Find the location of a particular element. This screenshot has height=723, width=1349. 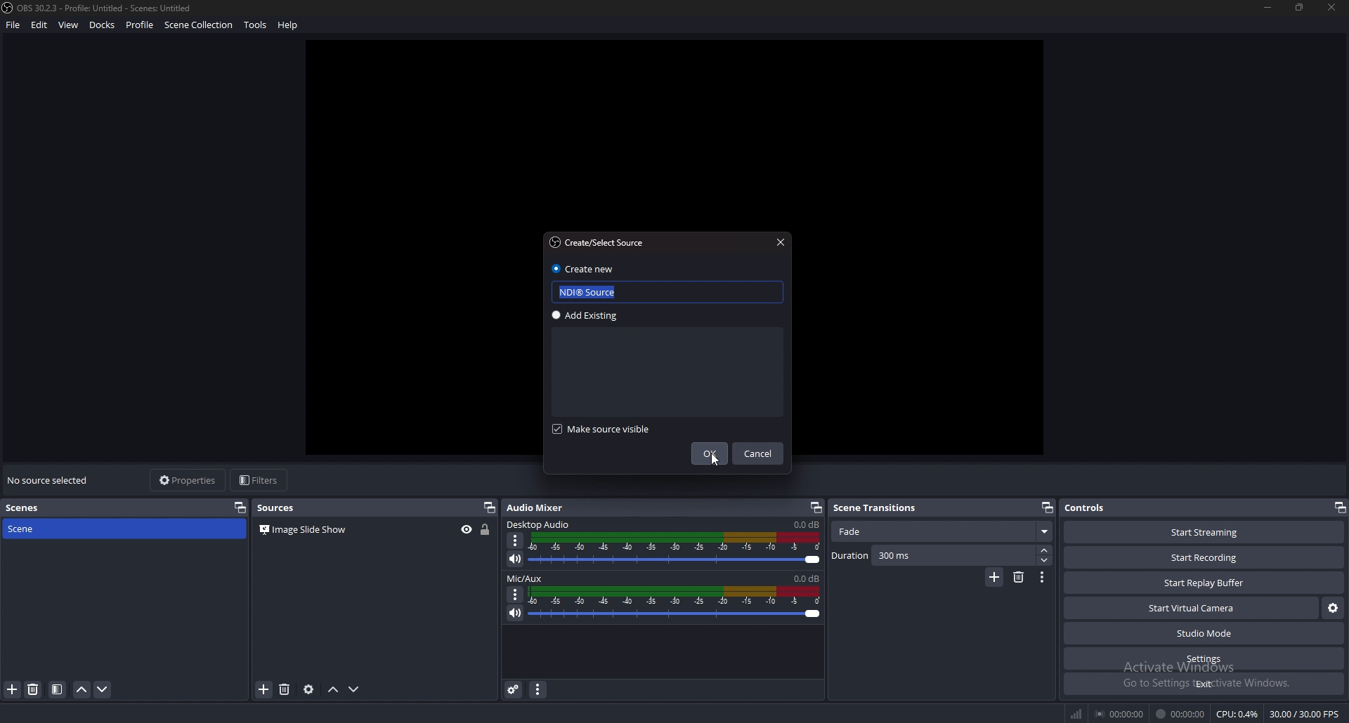

streaming duration is located at coordinates (1121, 715).